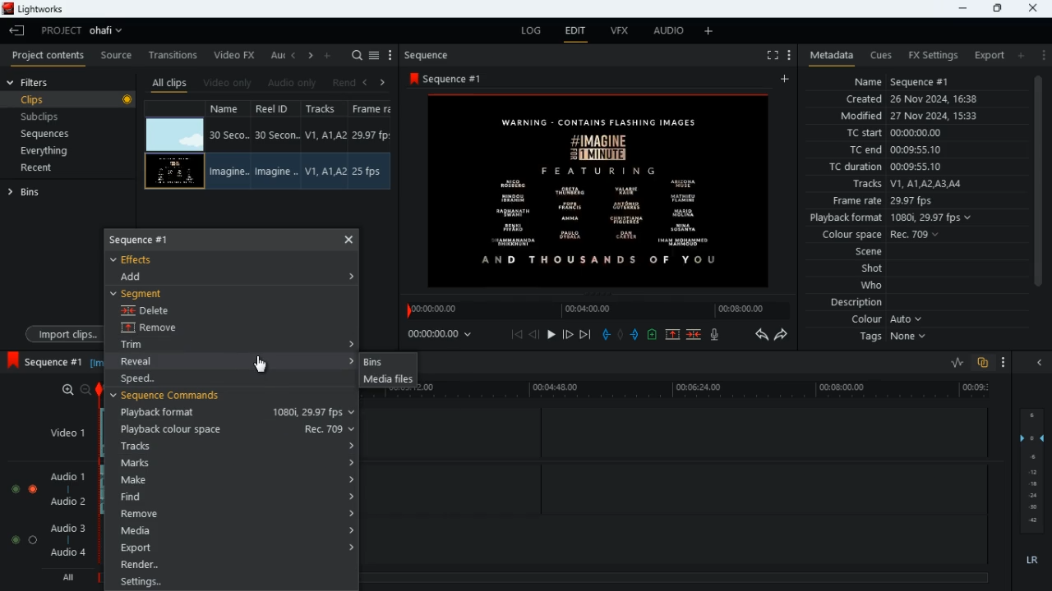 The height and width of the screenshot is (591, 1052). I want to click on Accordion, so click(353, 342).